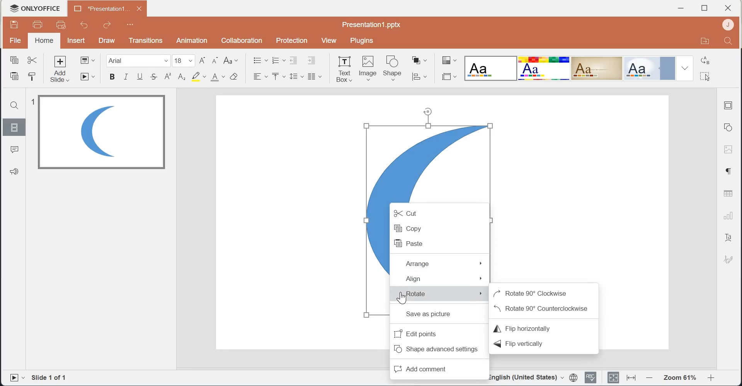 This screenshot has width=742, height=386. What do you see at coordinates (231, 61) in the screenshot?
I see `Change case` at bounding box center [231, 61].